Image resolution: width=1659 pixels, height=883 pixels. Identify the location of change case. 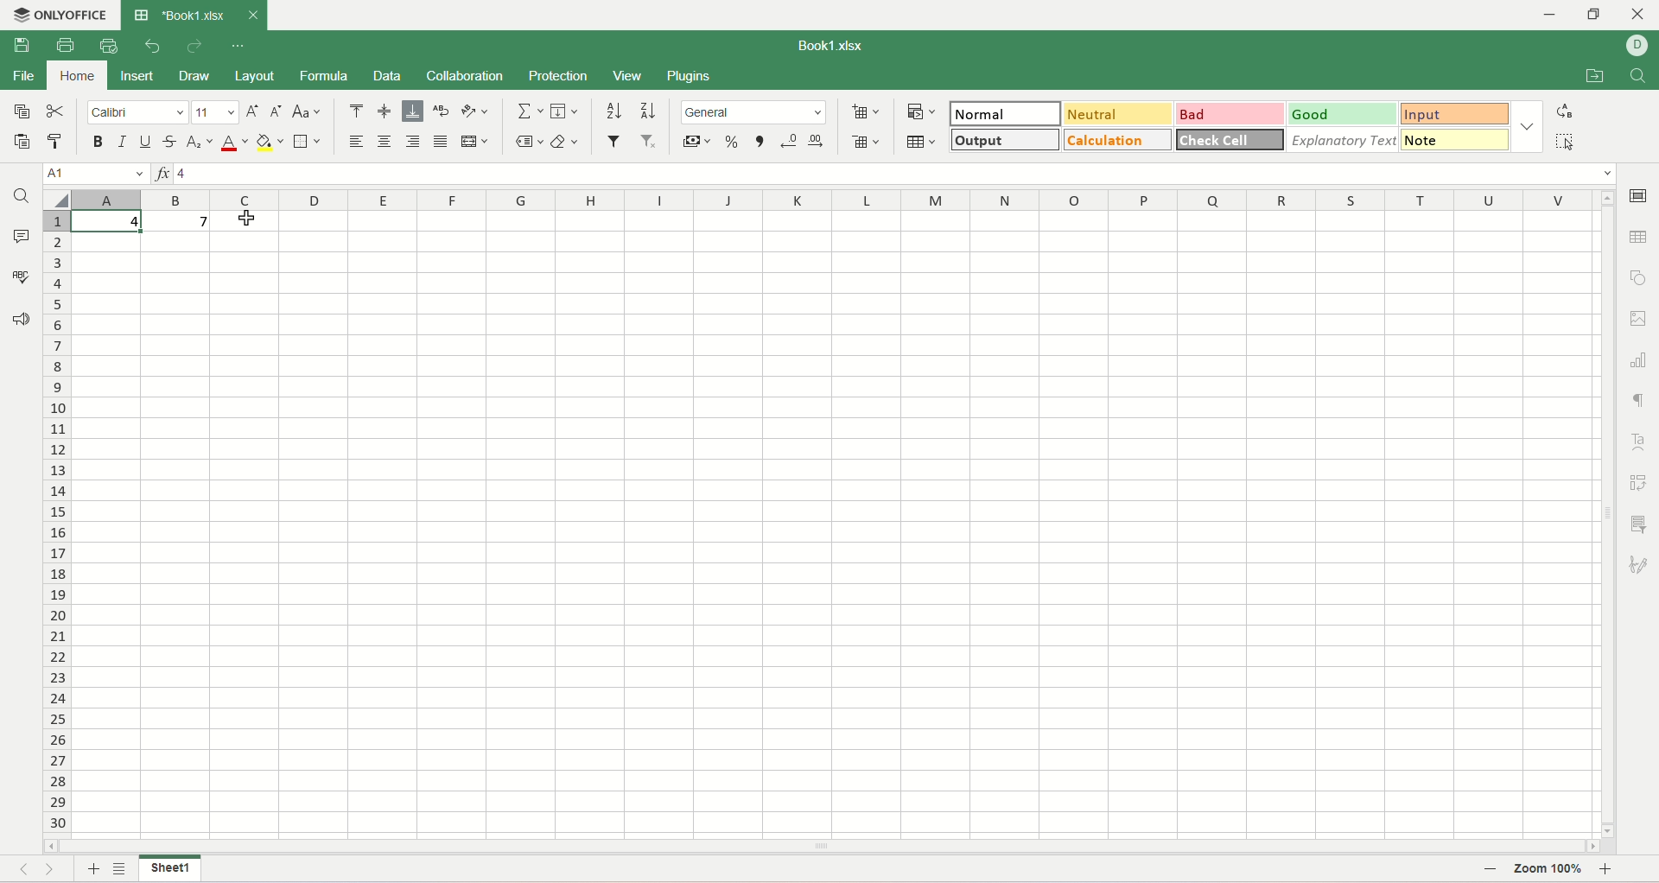
(305, 112).